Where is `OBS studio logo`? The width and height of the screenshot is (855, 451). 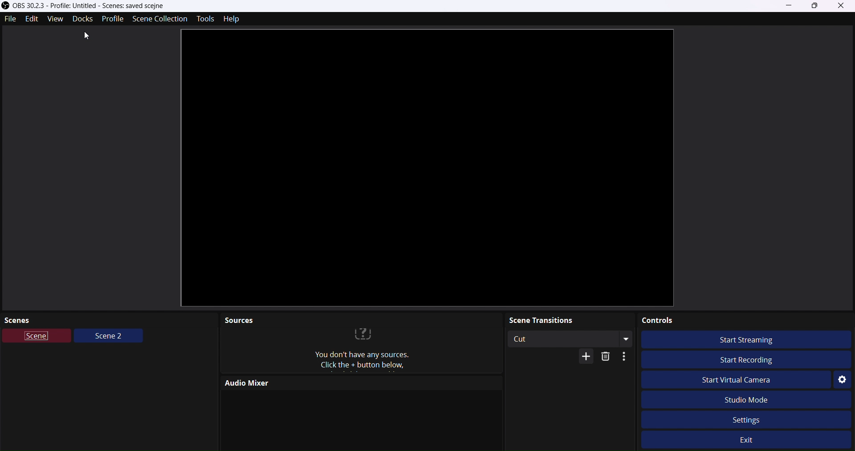 OBS studio logo is located at coordinates (5, 5).